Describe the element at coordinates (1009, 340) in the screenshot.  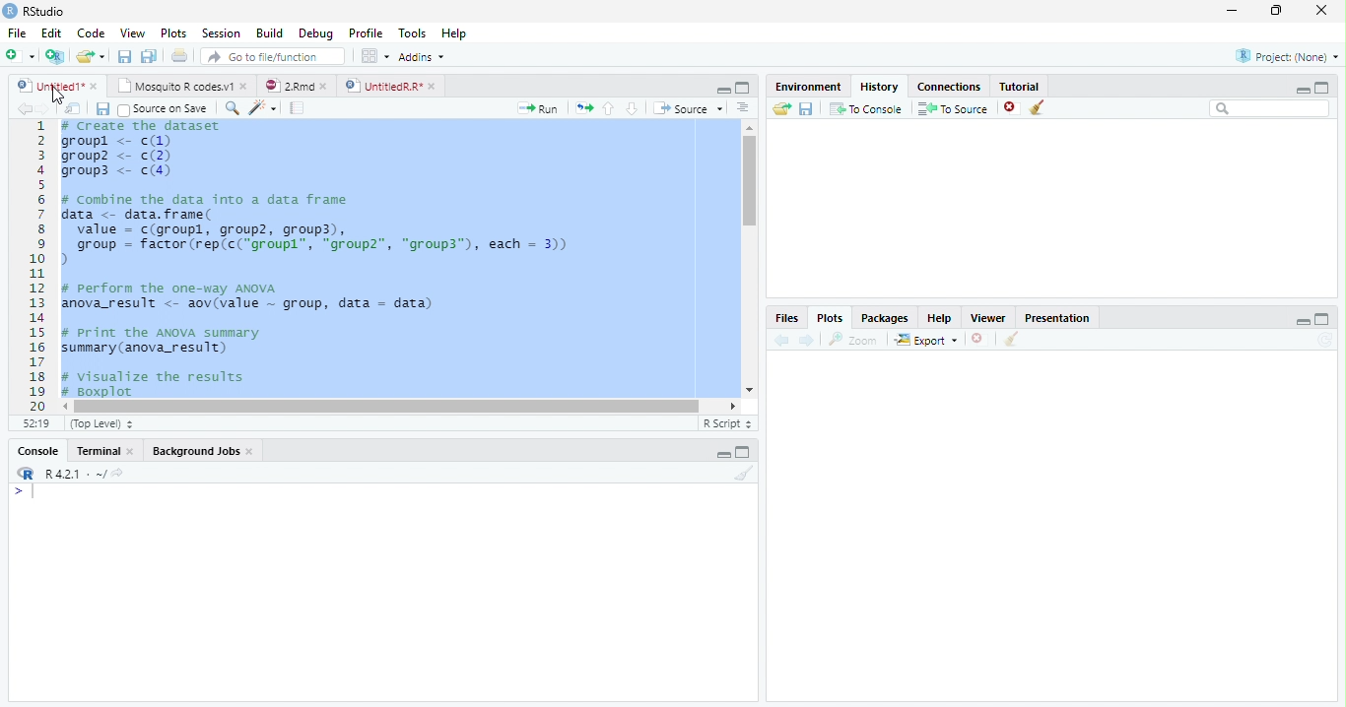
I see `Clear Console` at that location.